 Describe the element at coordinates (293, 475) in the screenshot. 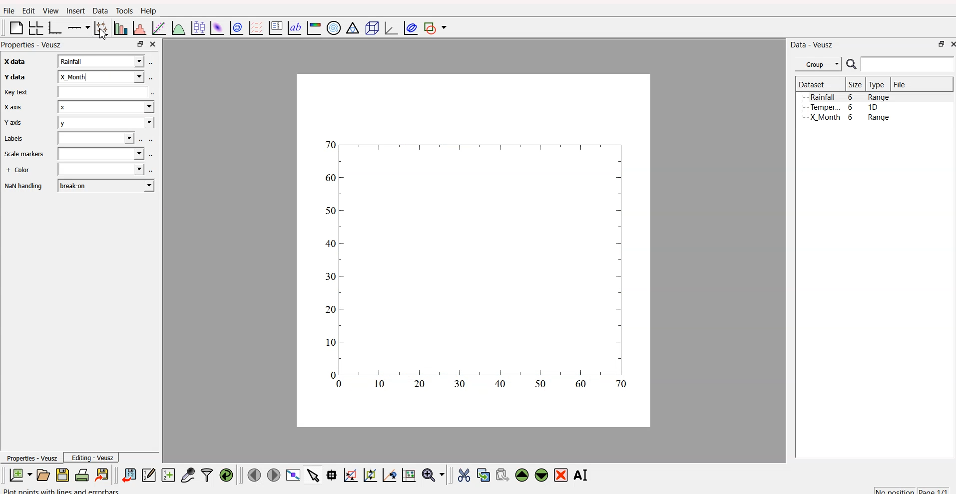

I see `view plot full screen` at that location.